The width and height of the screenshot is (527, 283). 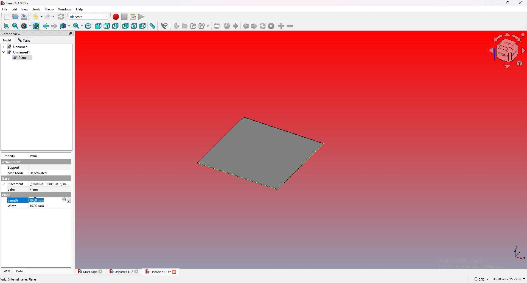 I want to click on Deactivated, so click(x=39, y=173).